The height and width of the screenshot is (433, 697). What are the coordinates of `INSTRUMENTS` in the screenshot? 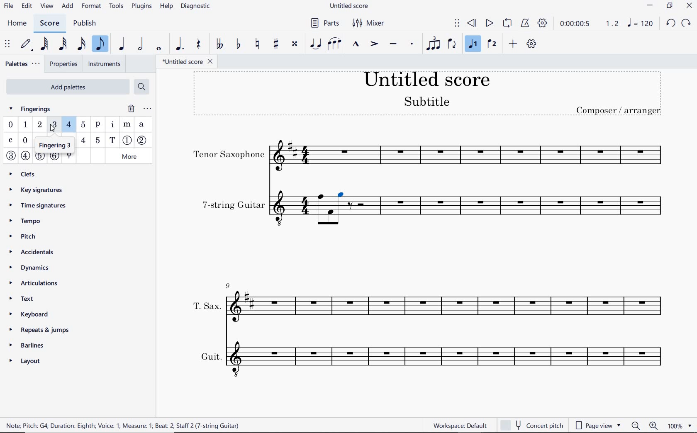 It's located at (104, 63).